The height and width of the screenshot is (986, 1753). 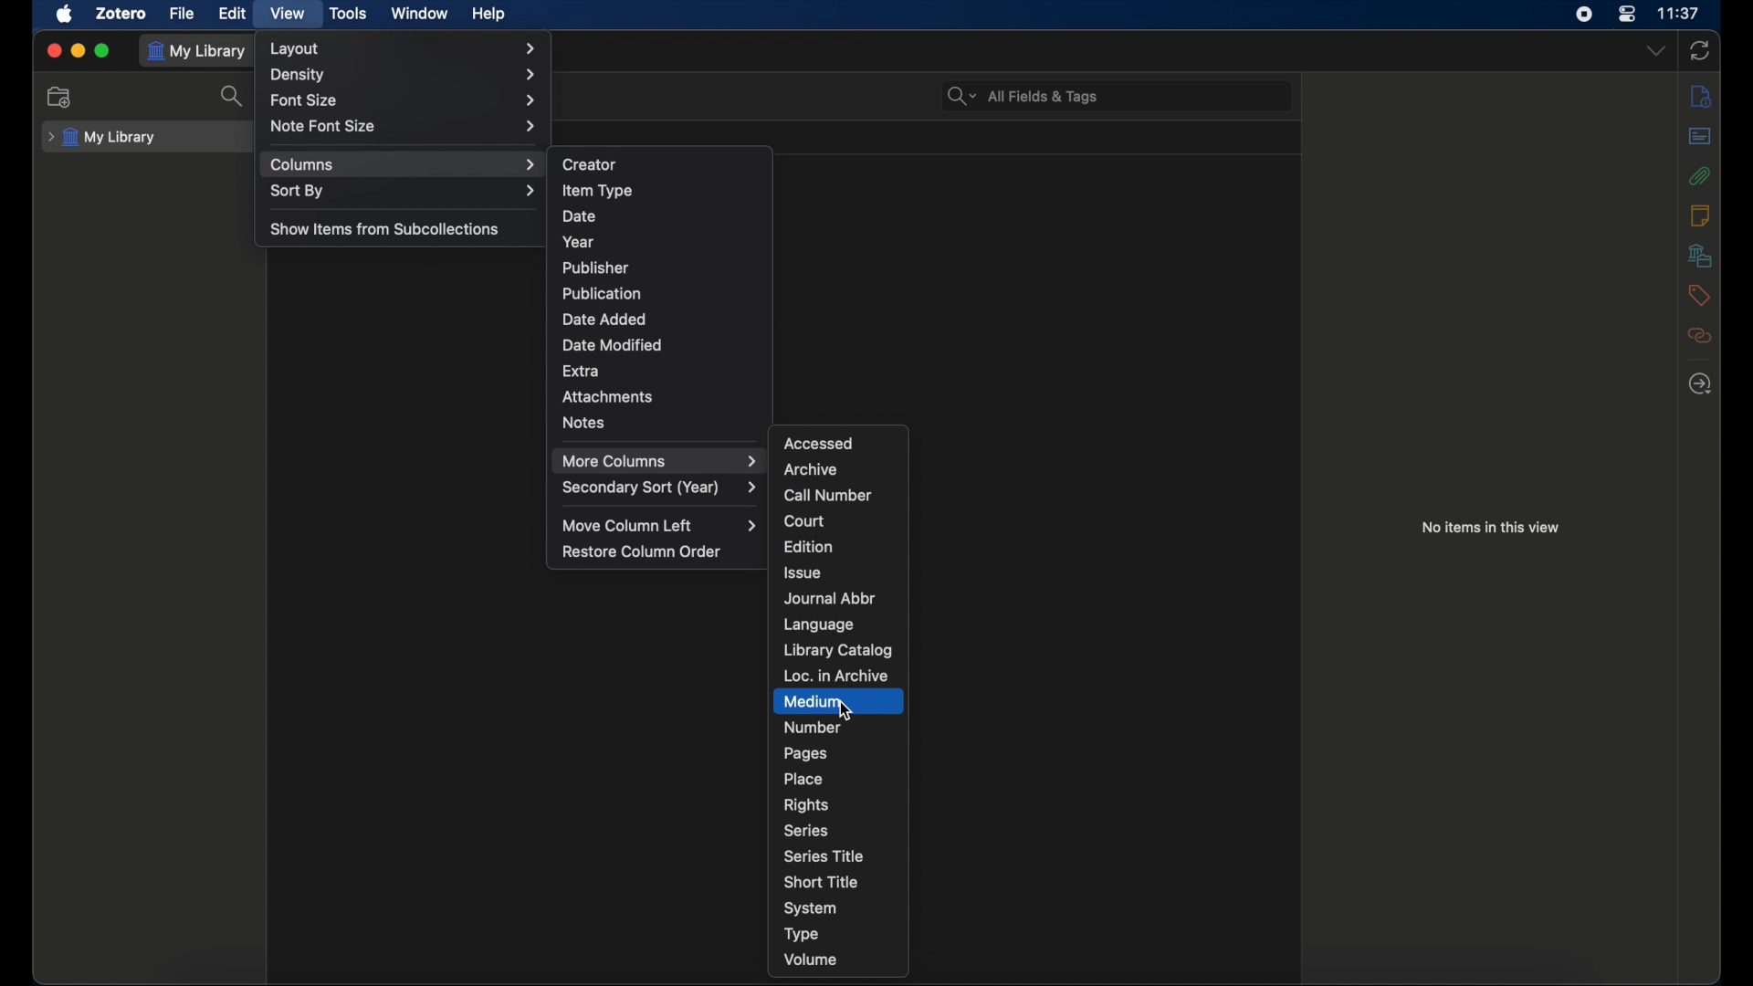 What do you see at coordinates (402, 99) in the screenshot?
I see `font size` at bounding box center [402, 99].